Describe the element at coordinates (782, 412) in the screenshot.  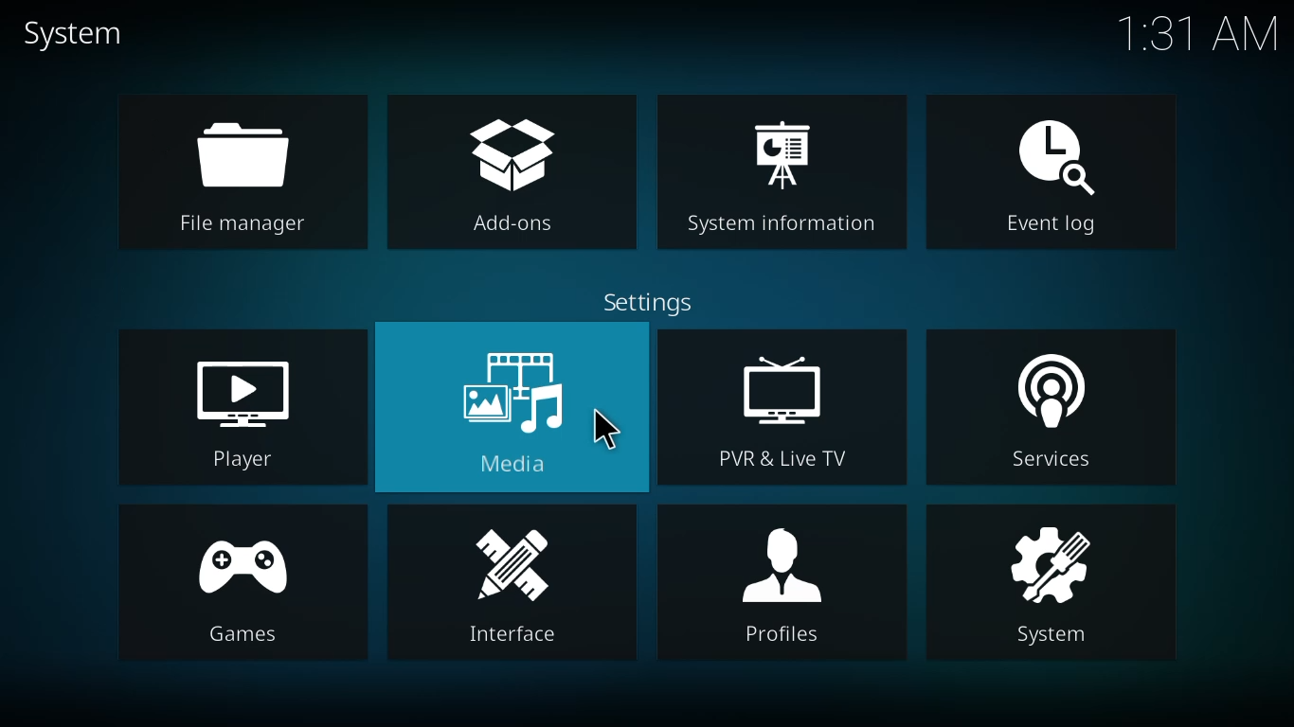
I see `pvr & live tv` at that location.